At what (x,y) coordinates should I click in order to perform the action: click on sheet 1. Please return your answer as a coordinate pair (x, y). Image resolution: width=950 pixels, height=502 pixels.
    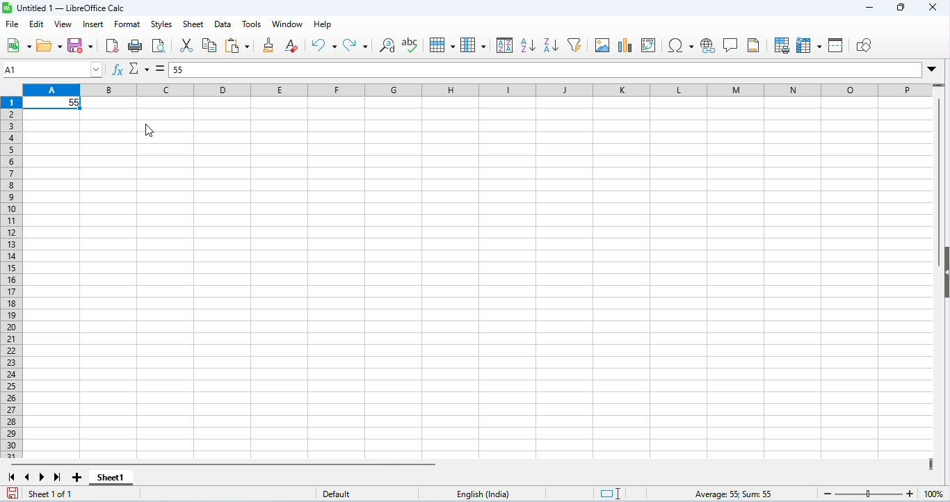
    Looking at the image, I should click on (113, 477).